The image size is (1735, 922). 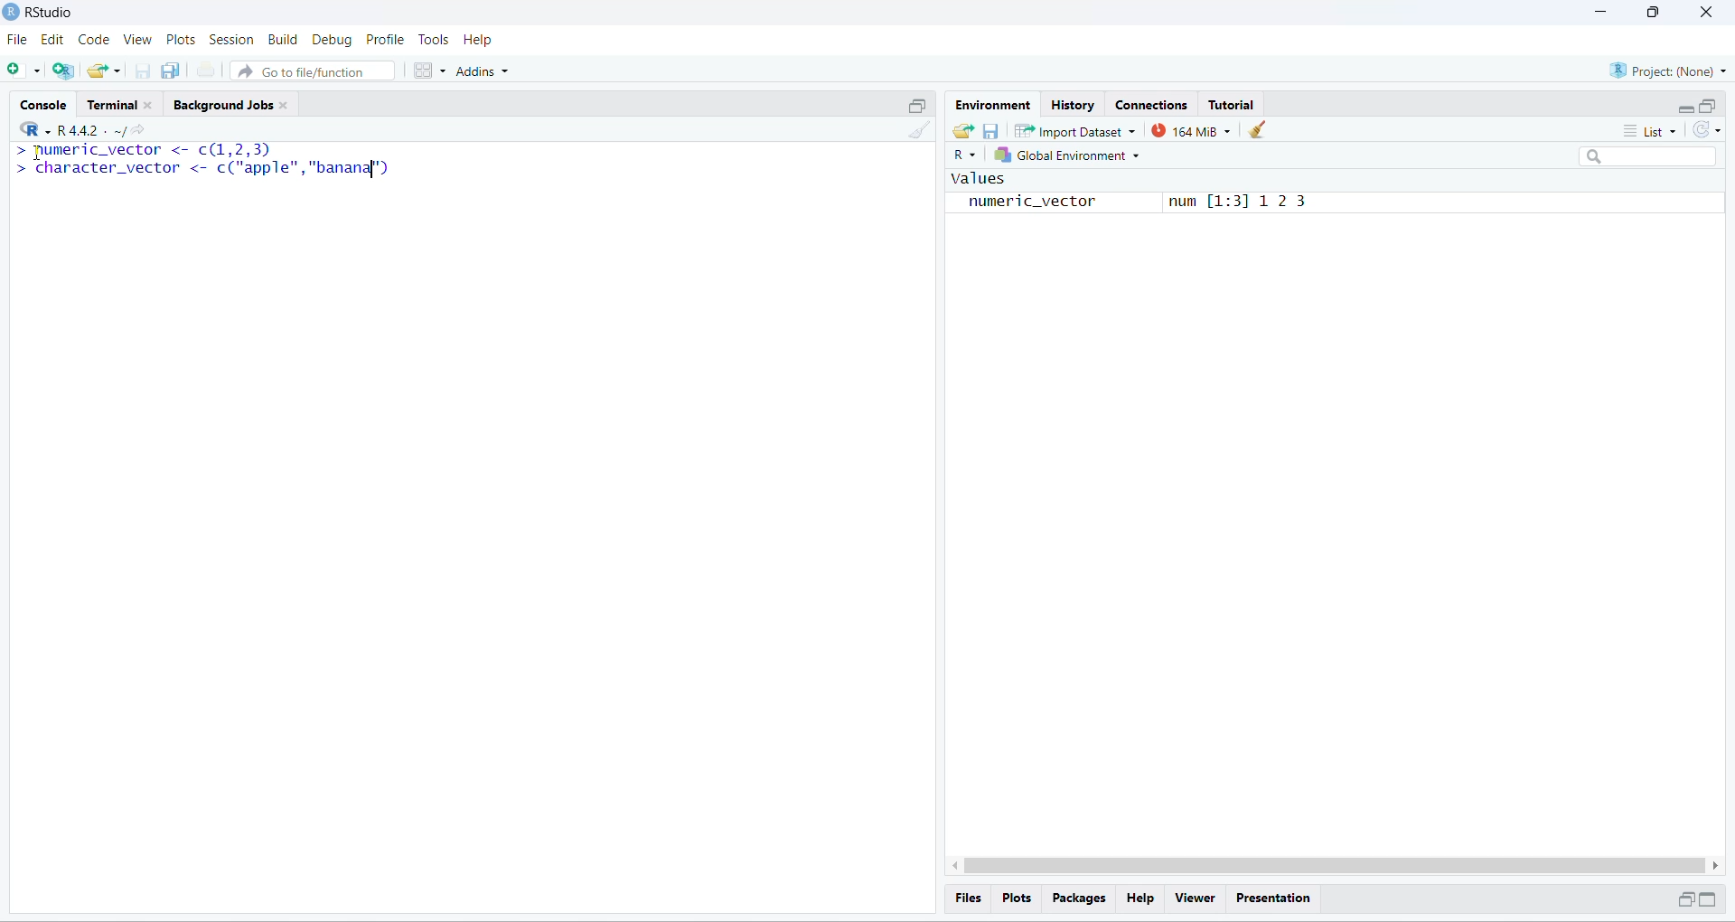 I want to click on numeric_vector, so click(x=1021, y=203).